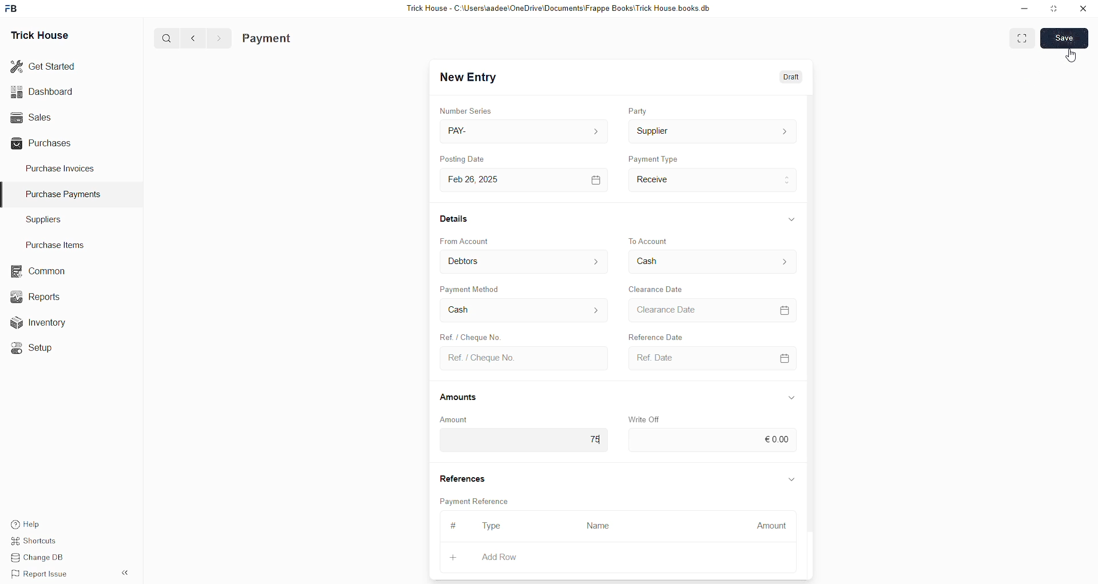 The height and width of the screenshot is (584, 1098). I want to click on expand, so click(789, 218).